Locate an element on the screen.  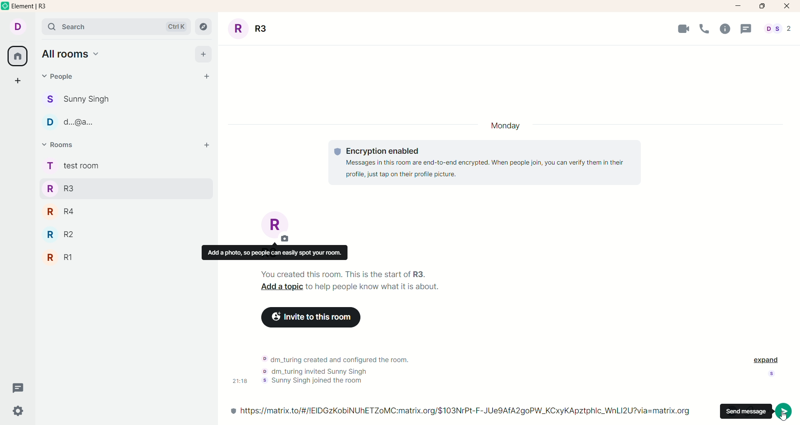
maximize is located at coordinates (761, 6).